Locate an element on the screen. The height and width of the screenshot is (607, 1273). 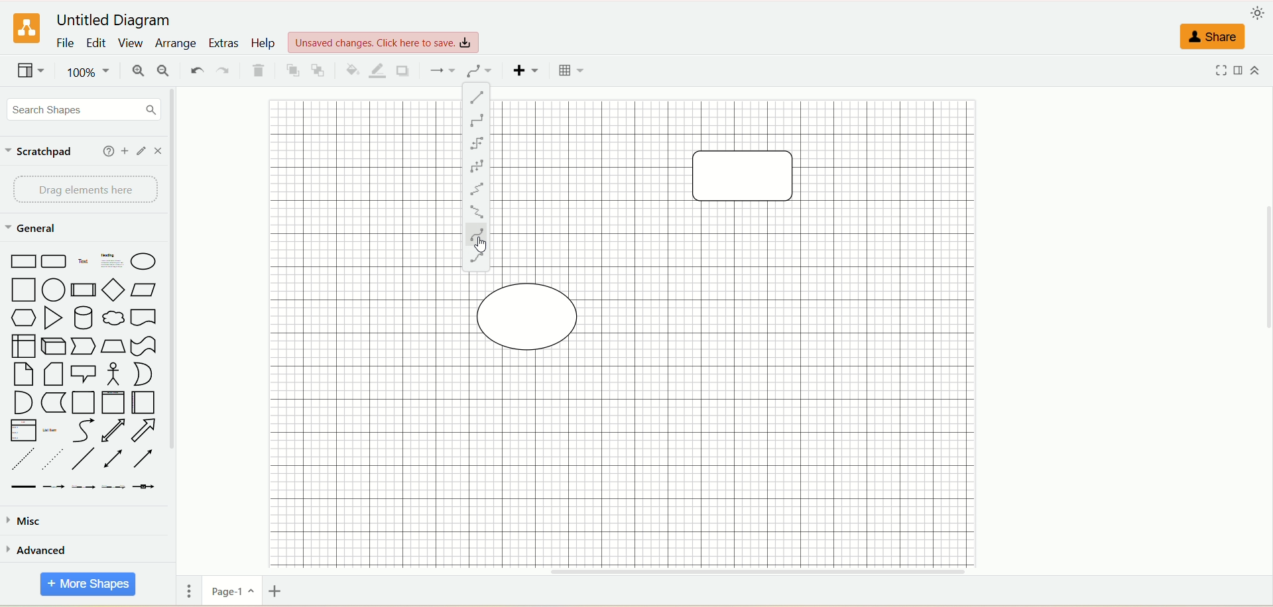
straight is located at coordinates (478, 97).